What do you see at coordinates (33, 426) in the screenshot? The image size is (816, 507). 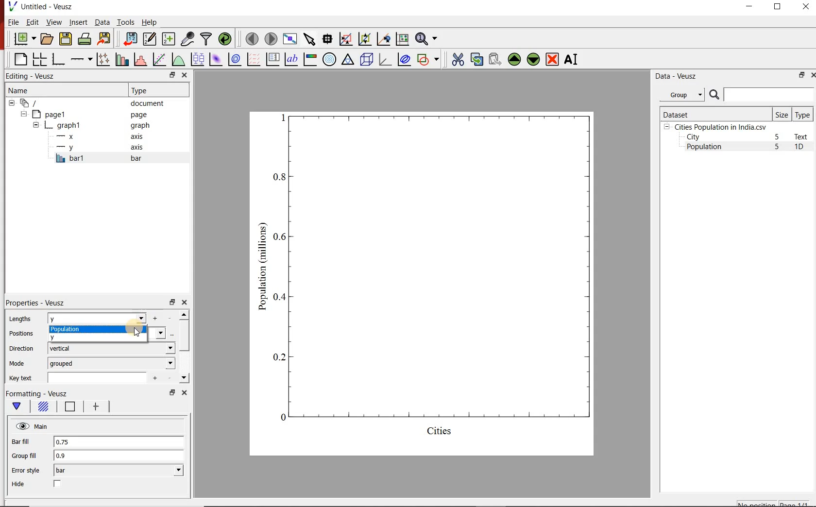 I see `Main` at bounding box center [33, 426].